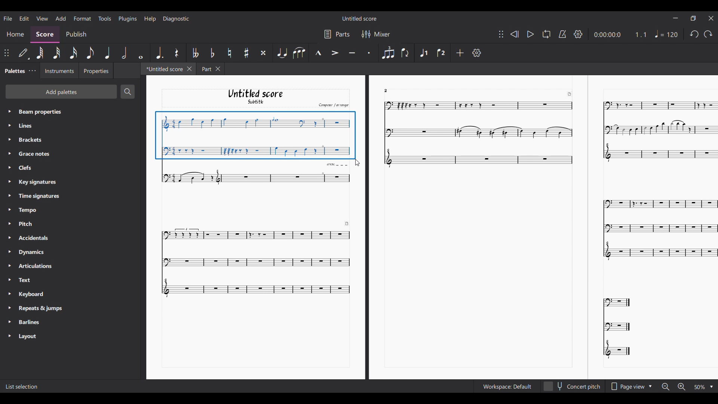  I want to click on , so click(9, 198).